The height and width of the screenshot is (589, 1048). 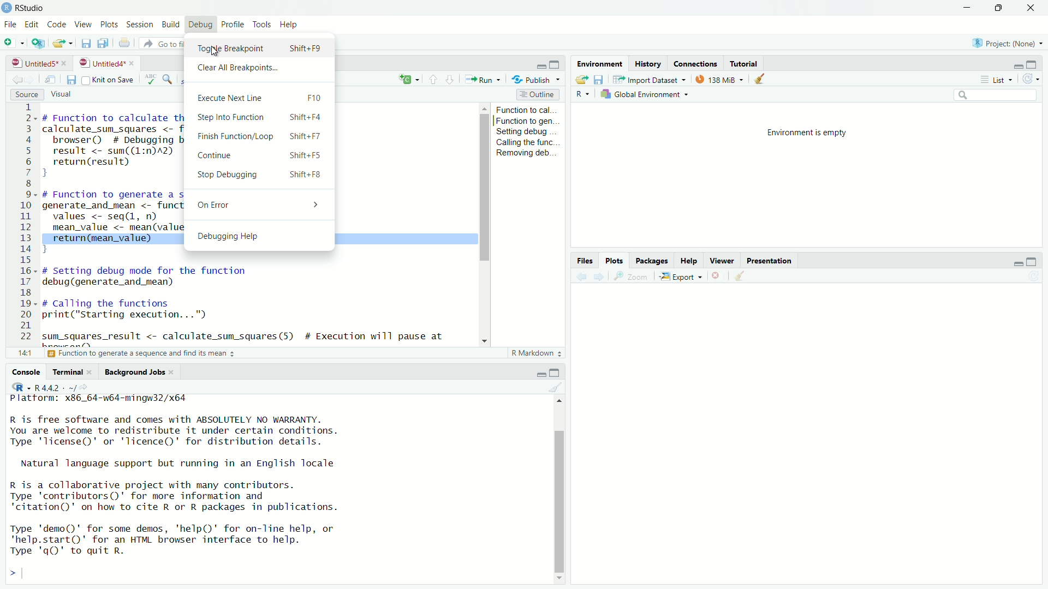 I want to click on code, so click(x=58, y=23).